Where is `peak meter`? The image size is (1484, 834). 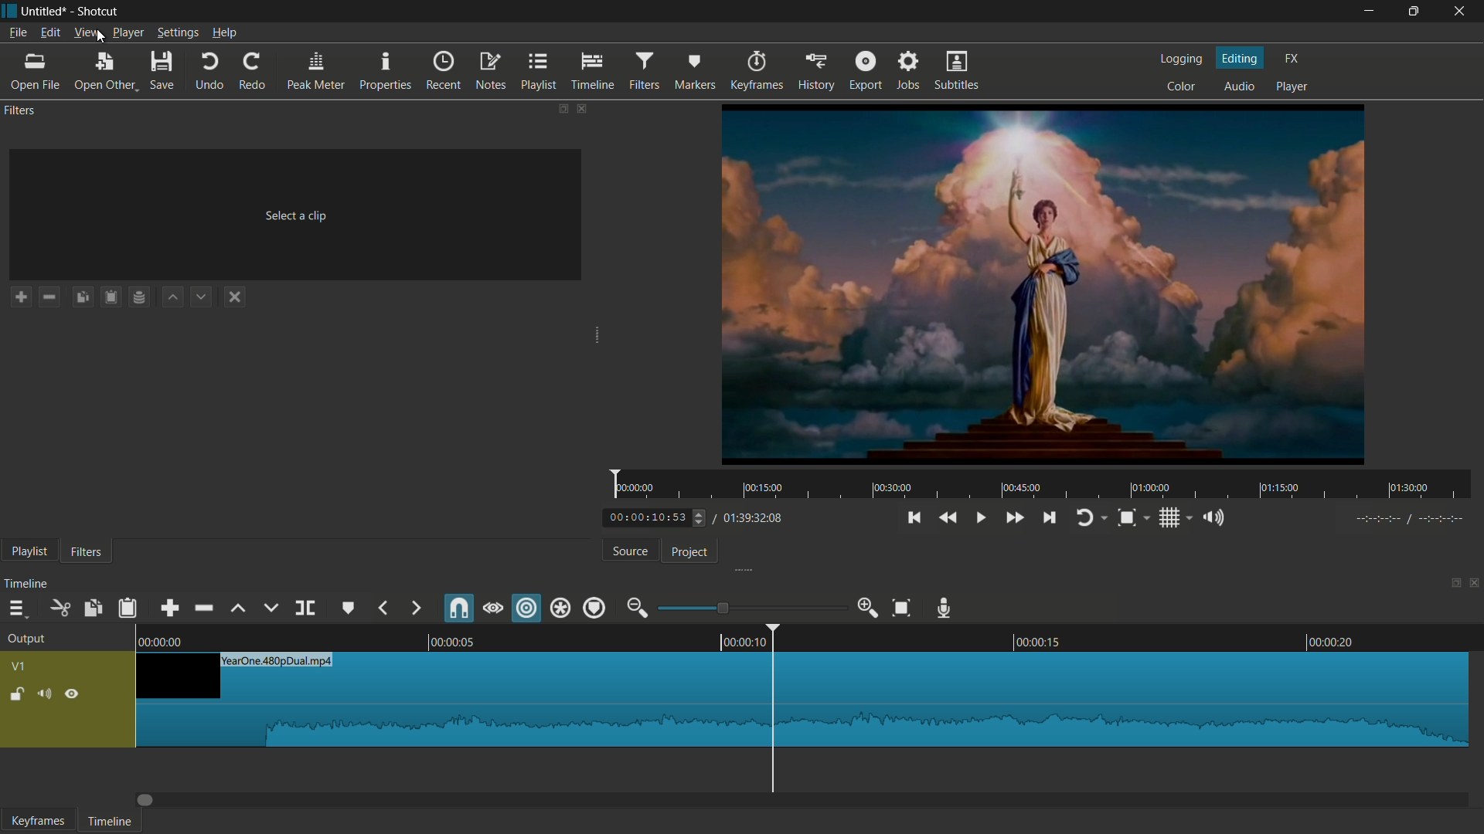 peak meter is located at coordinates (314, 72).